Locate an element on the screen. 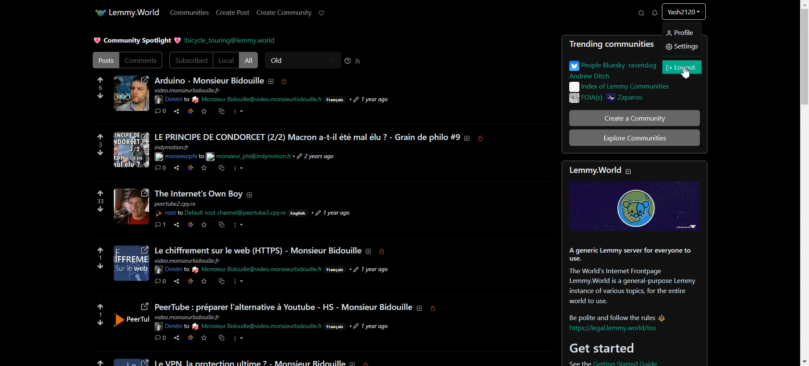  downvotes is located at coordinates (100, 210).